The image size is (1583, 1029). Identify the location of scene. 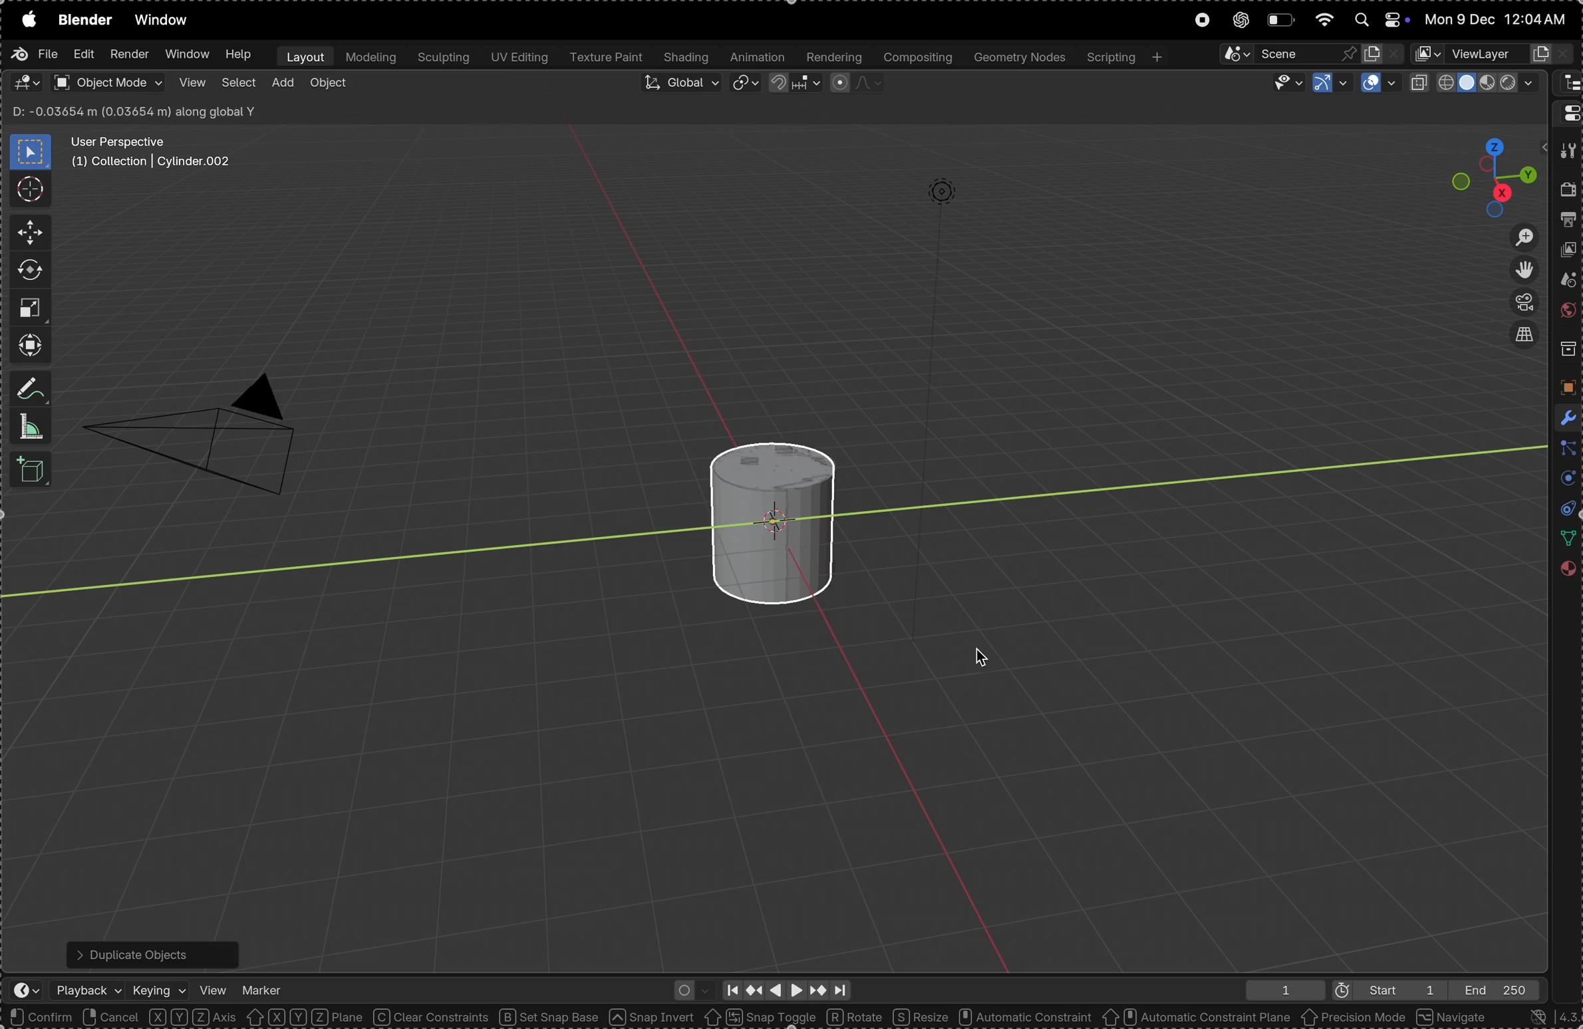
(1565, 283).